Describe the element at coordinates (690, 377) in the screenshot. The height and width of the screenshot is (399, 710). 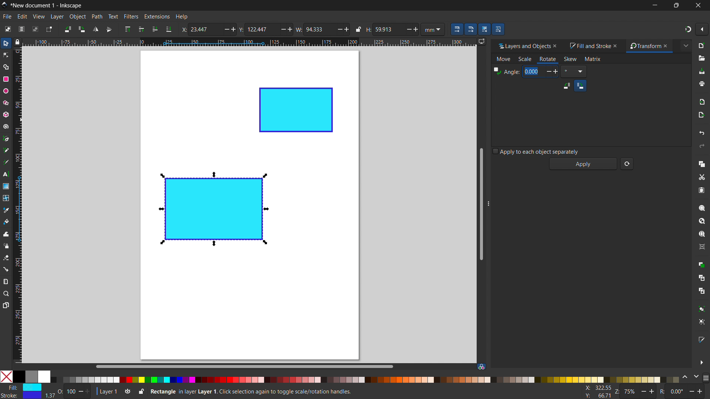
I see `change color schemes` at that location.